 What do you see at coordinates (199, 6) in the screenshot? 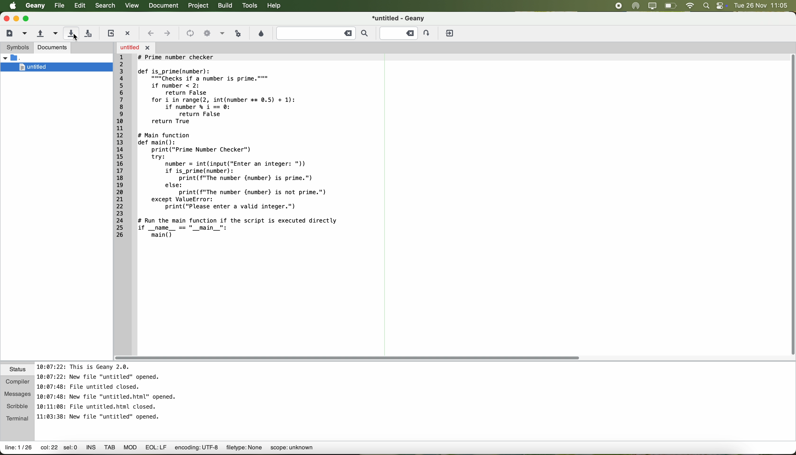
I see `project` at bounding box center [199, 6].